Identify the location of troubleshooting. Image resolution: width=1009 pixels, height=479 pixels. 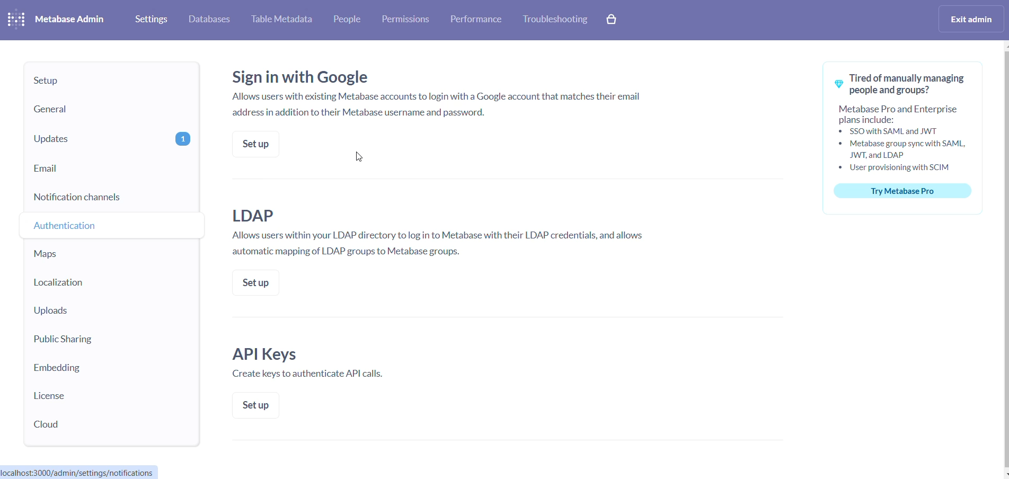
(557, 19).